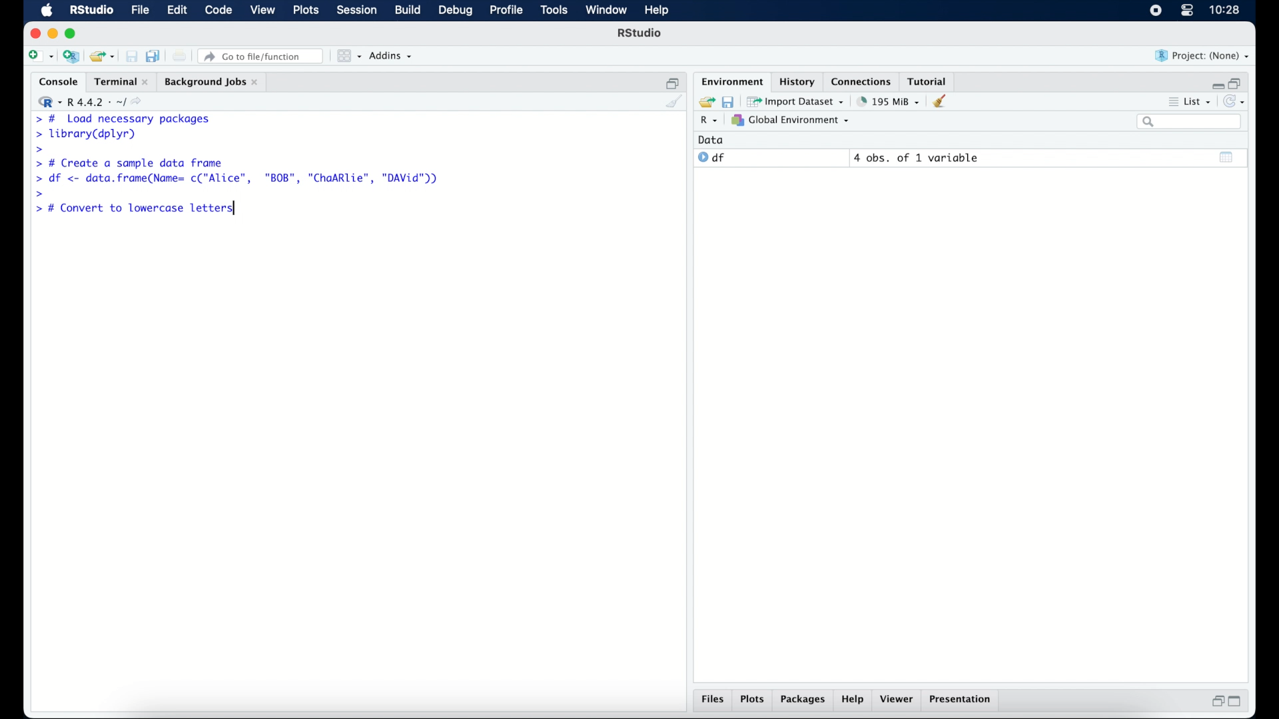 Image resolution: width=1279 pixels, height=719 pixels. Describe the element at coordinates (962, 700) in the screenshot. I see `presentation` at that location.